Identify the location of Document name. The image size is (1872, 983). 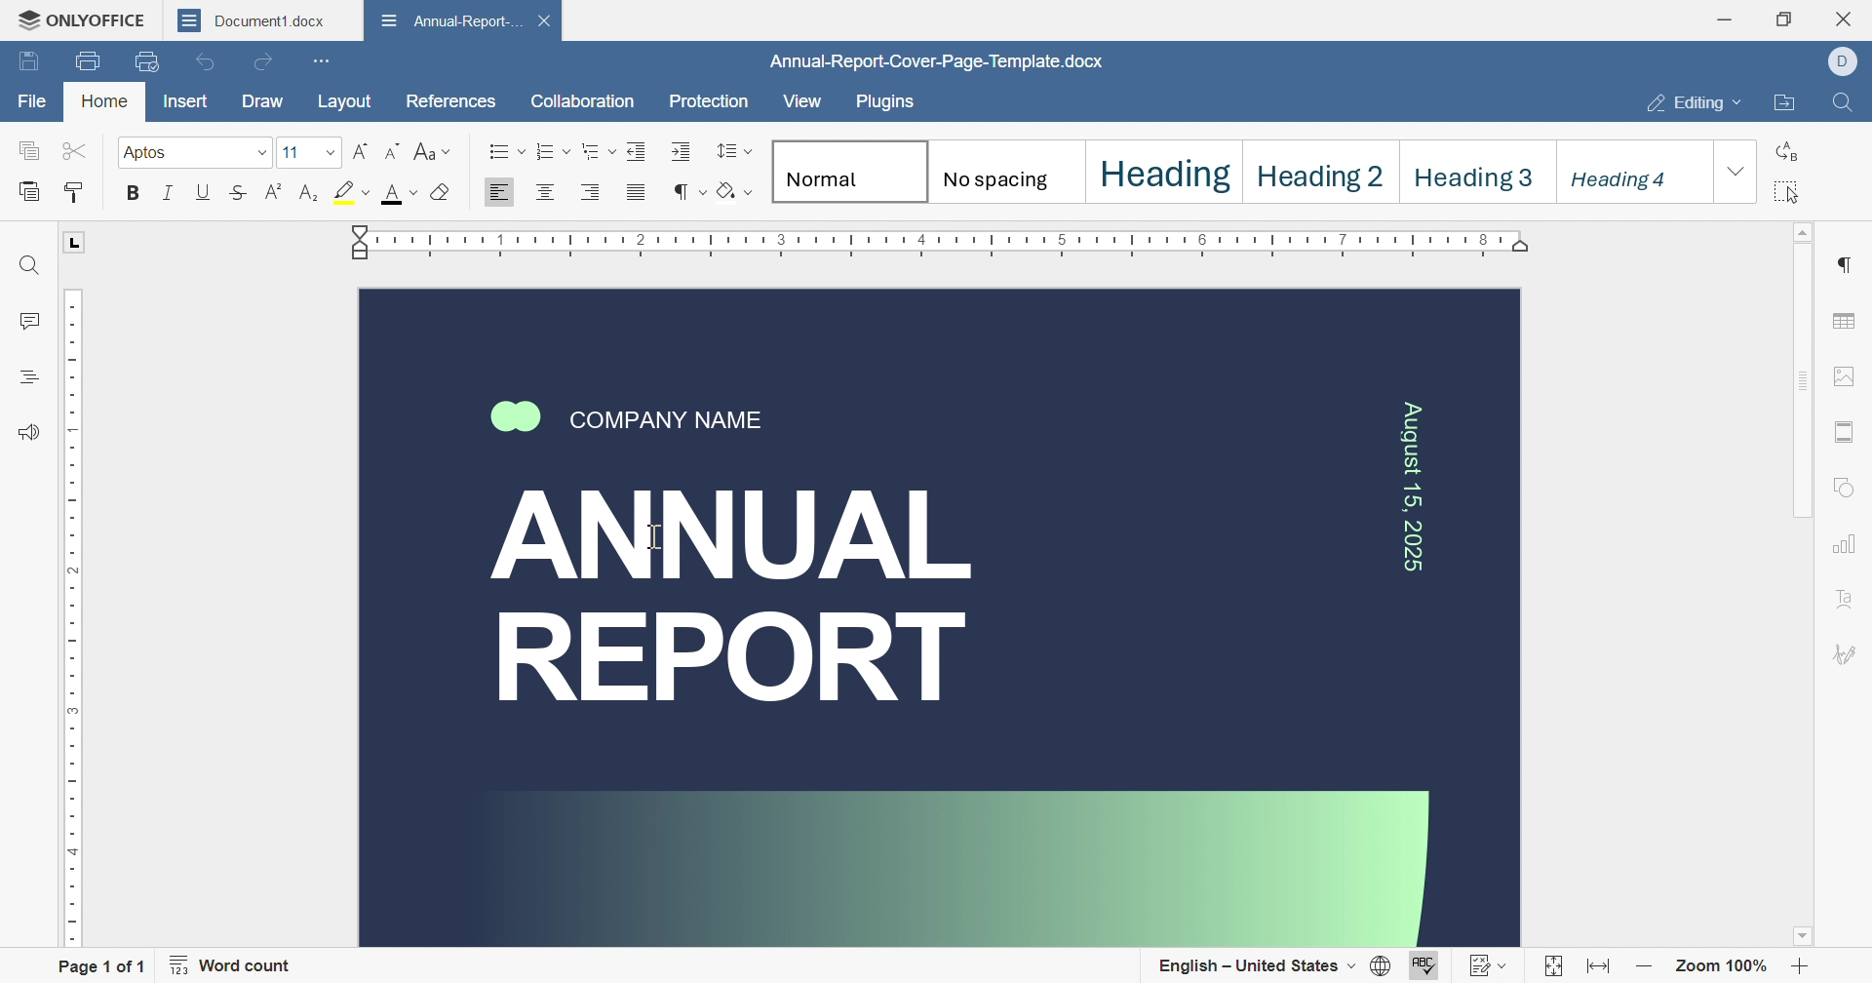
(448, 20).